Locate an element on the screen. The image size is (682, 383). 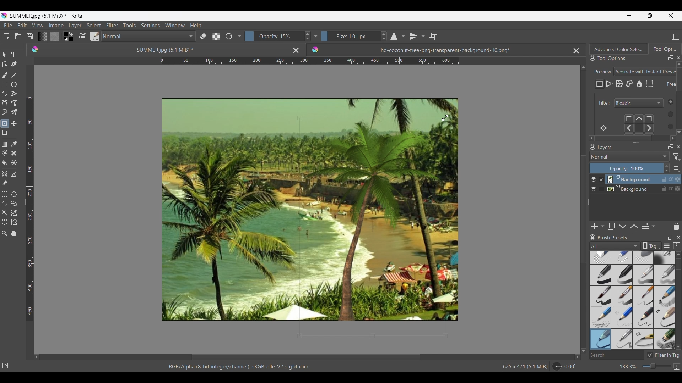
Down is located at coordinates (678, 131).